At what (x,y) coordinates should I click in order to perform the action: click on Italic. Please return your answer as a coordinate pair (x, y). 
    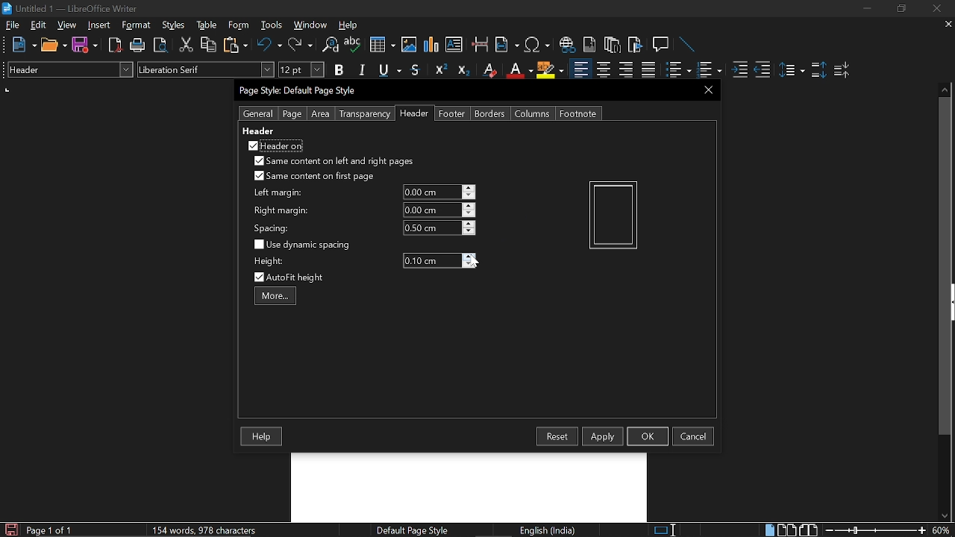
    Looking at the image, I should click on (363, 70).